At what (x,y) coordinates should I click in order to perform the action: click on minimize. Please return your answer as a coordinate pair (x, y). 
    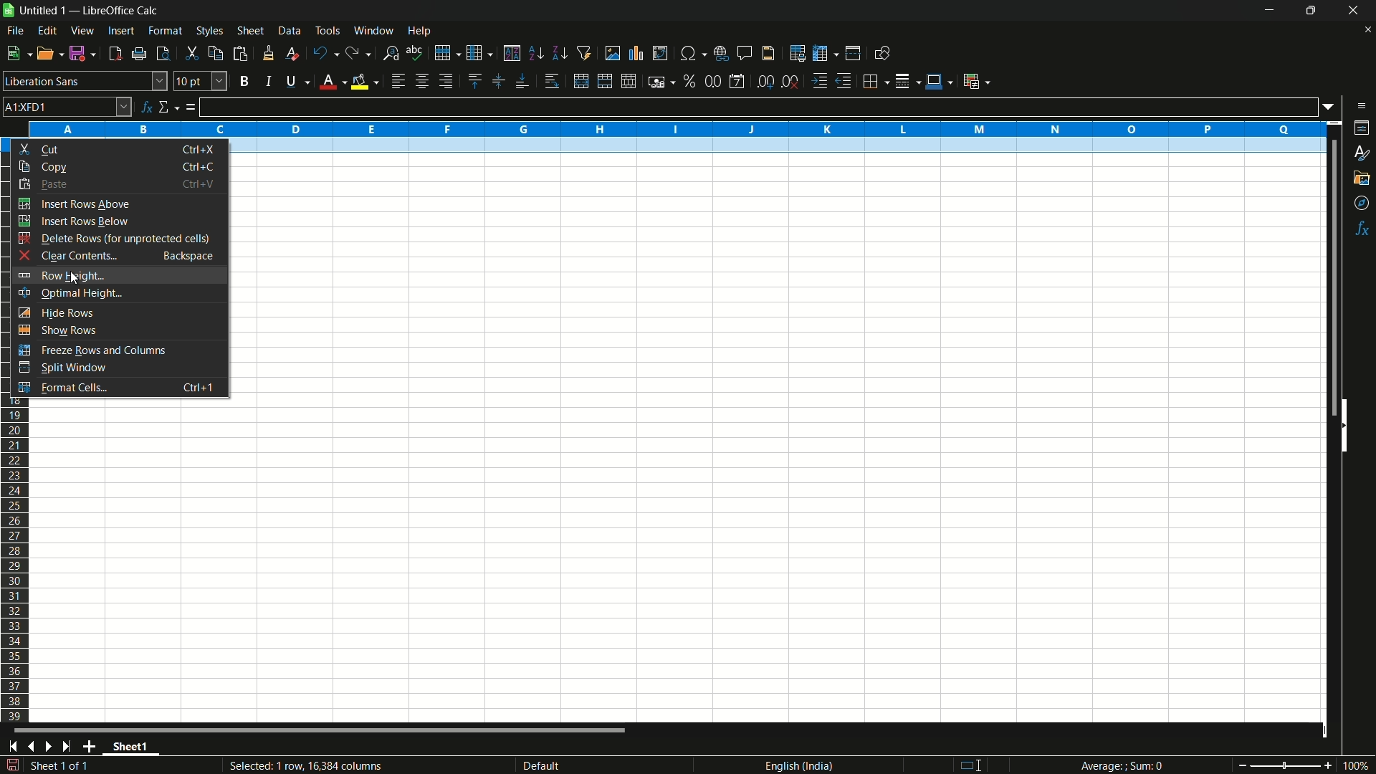
    Looking at the image, I should click on (1269, 11).